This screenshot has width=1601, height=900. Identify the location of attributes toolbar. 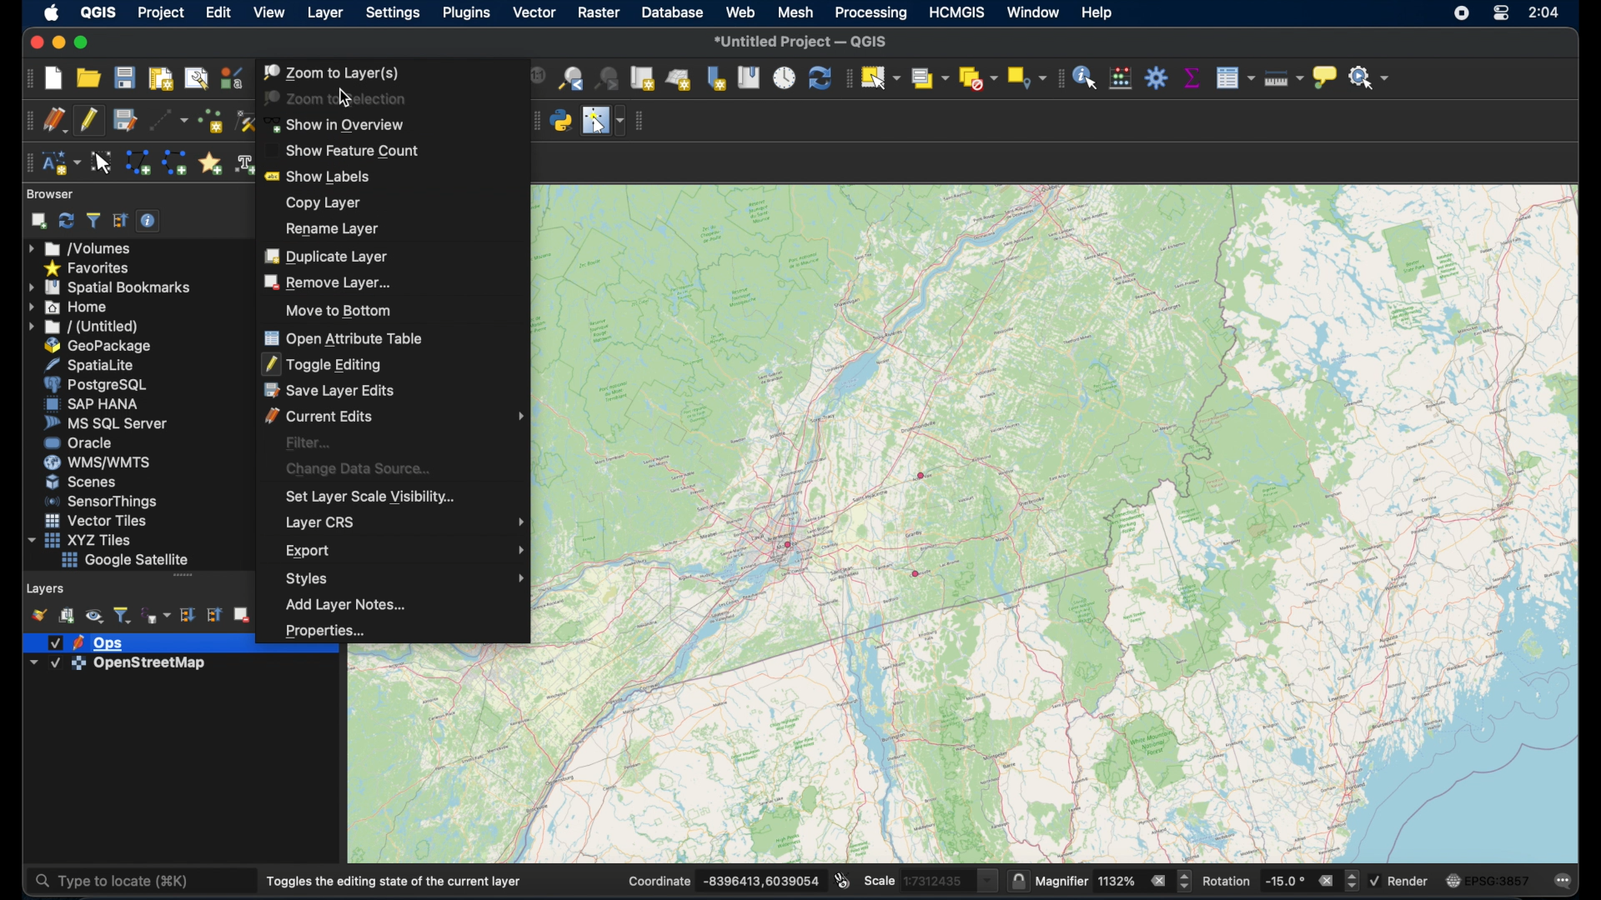
(1060, 79).